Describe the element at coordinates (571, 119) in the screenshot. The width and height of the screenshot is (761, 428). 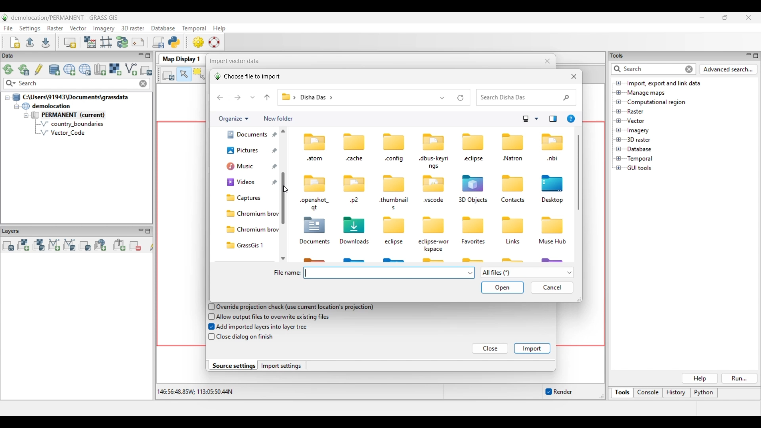
I see `Get help` at that location.